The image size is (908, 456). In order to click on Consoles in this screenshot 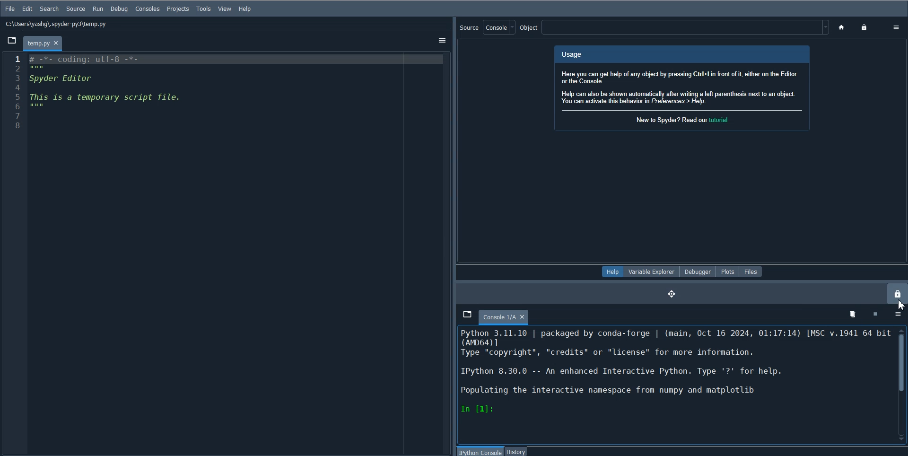, I will do `click(148, 9)`.